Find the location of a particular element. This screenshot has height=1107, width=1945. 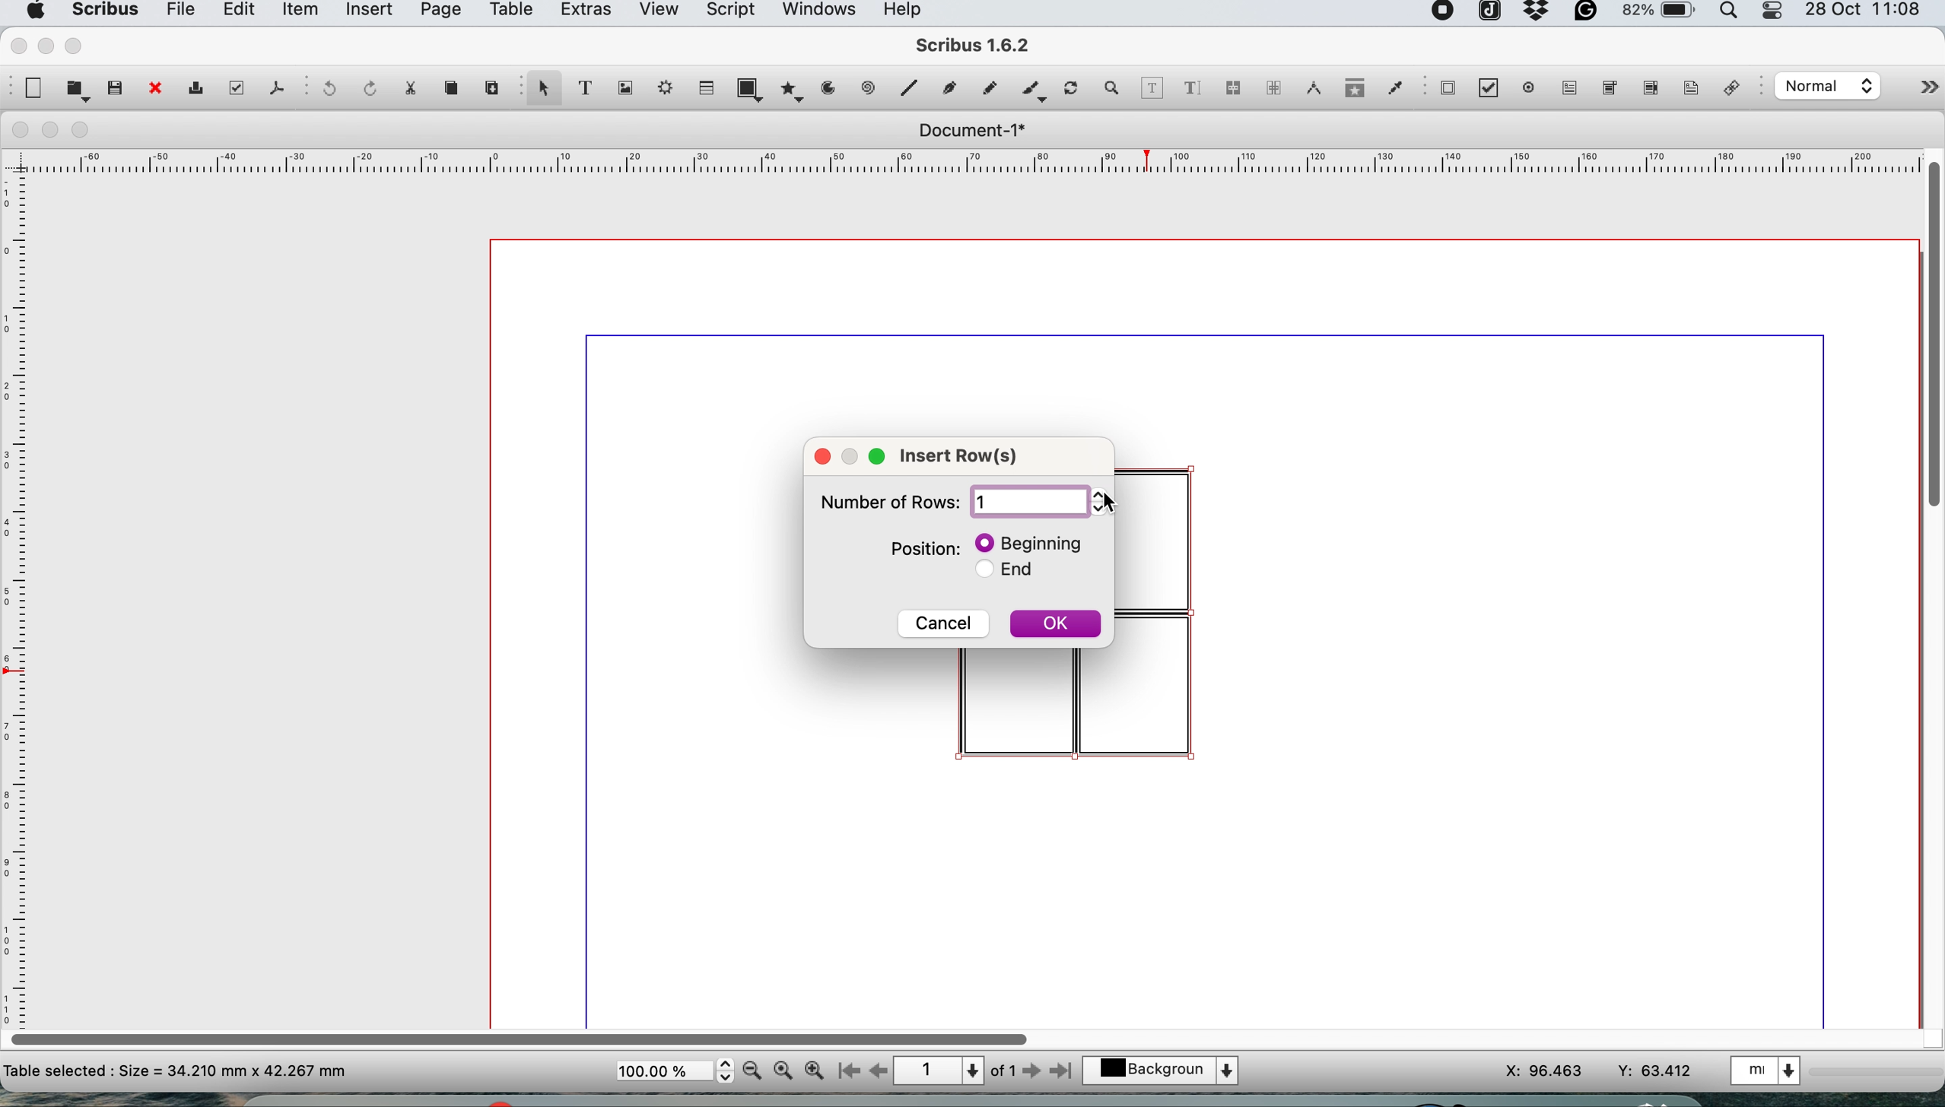

go to first page is located at coordinates (847, 1073).